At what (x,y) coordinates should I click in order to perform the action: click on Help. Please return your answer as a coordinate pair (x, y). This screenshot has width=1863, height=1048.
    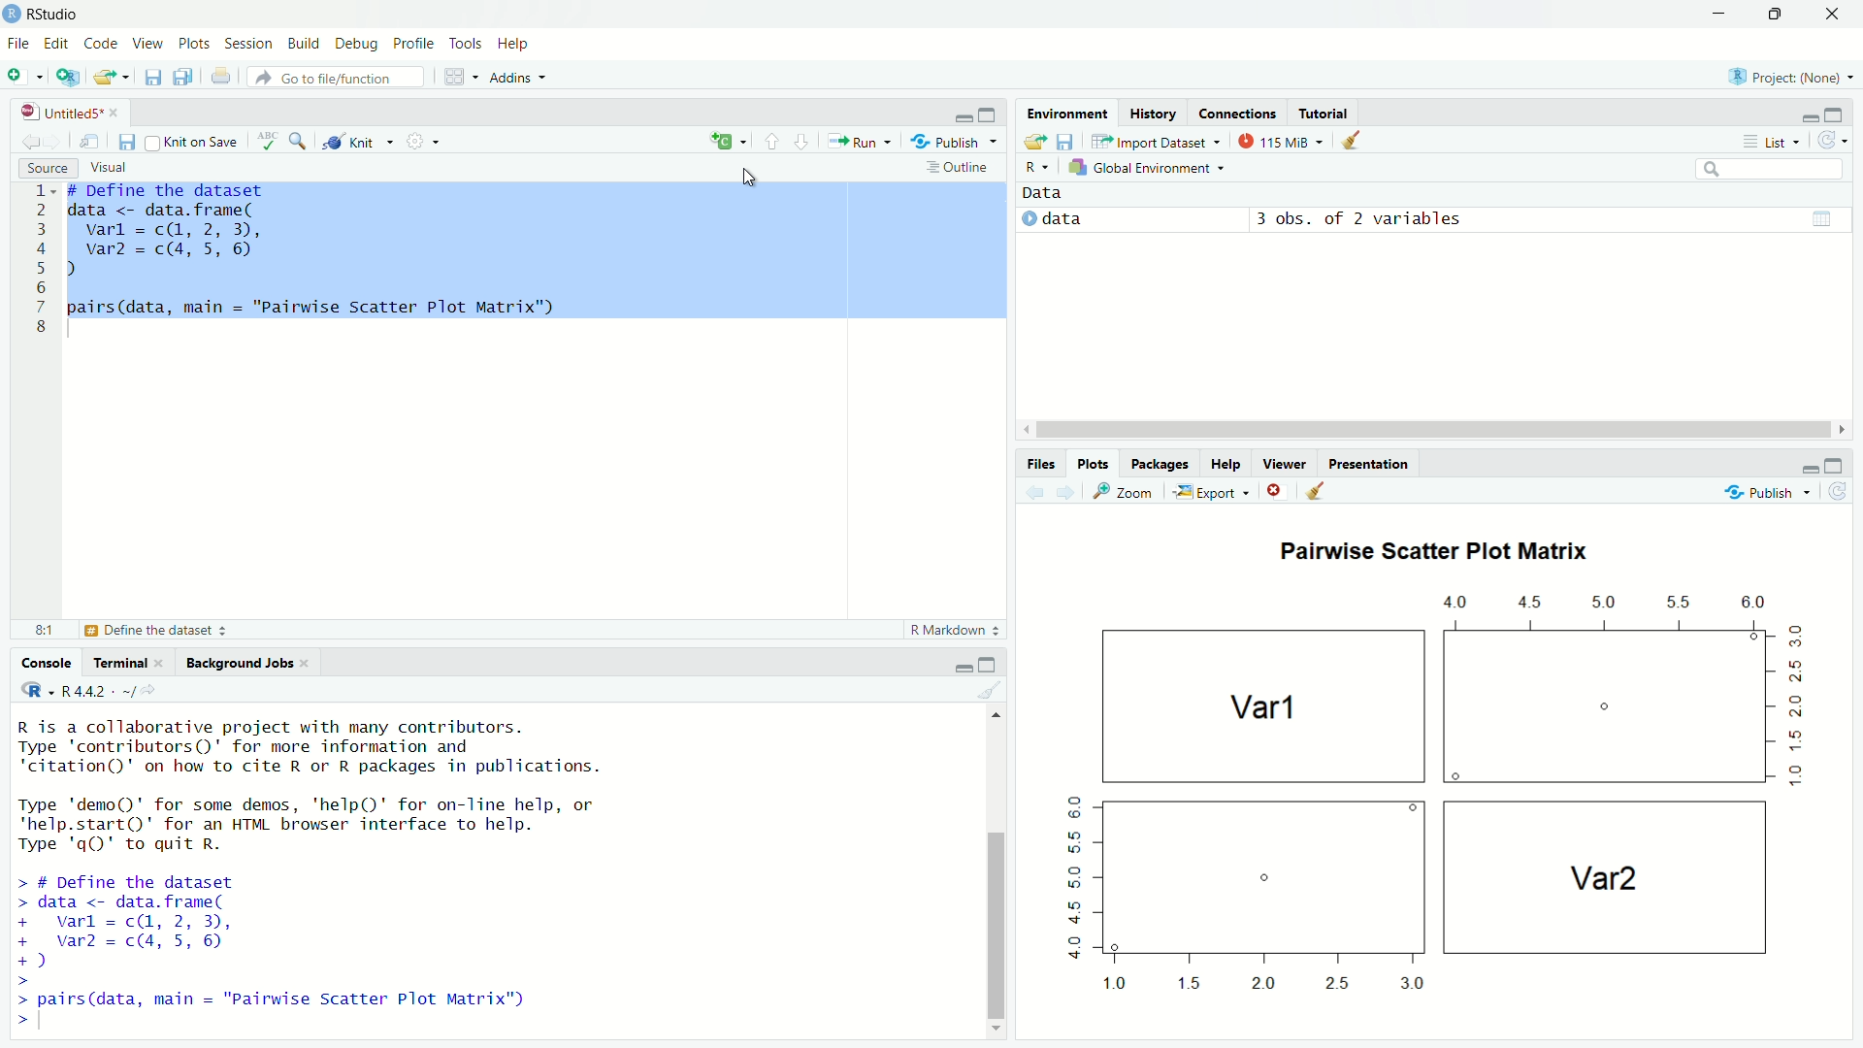
    Looking at the image, I should click on (1226, 463).